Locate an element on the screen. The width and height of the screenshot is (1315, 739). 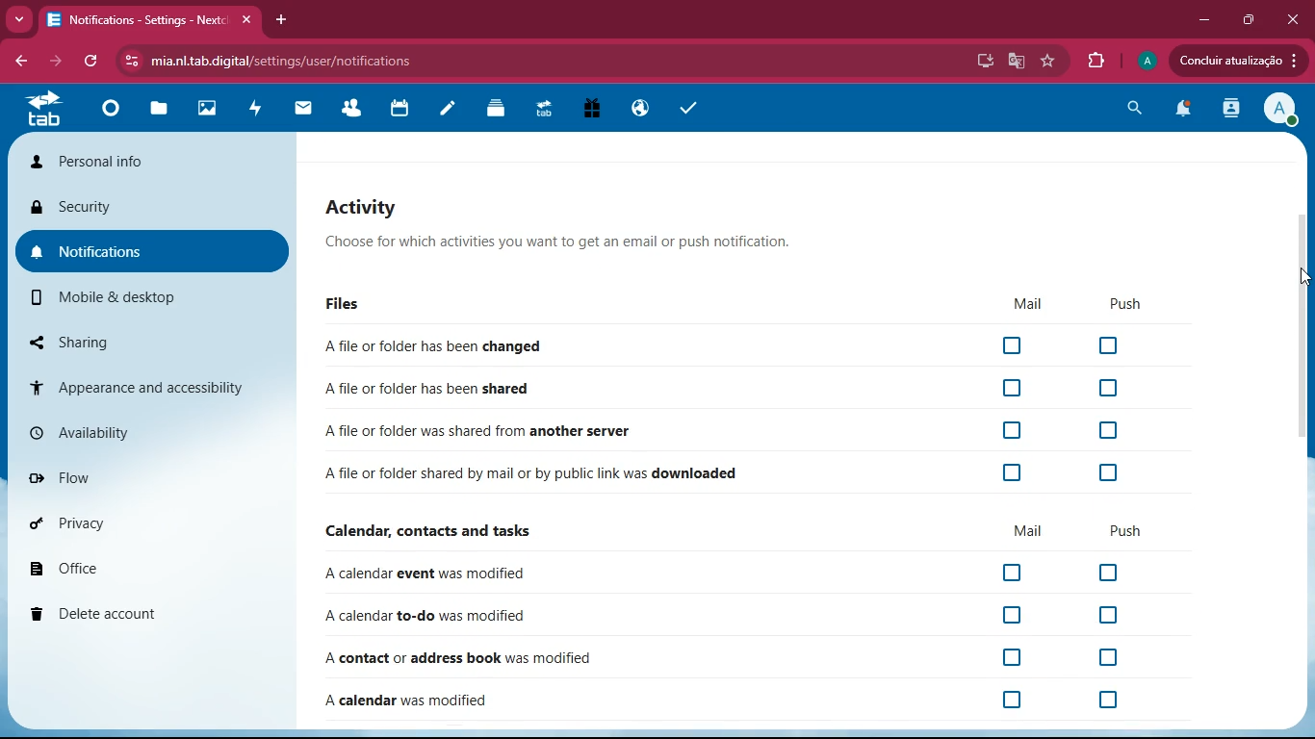
layers is located at coordinates (497, 113).